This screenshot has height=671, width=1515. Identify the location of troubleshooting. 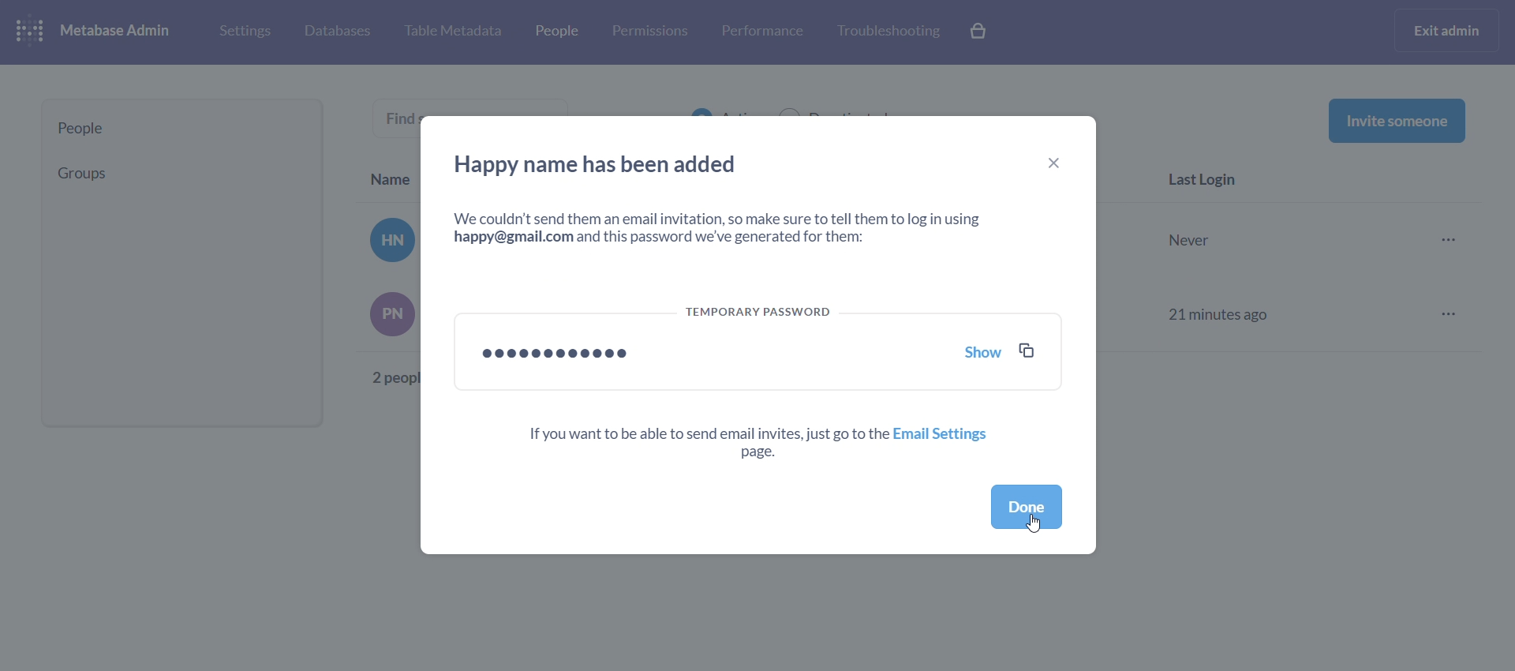
(887, 32).